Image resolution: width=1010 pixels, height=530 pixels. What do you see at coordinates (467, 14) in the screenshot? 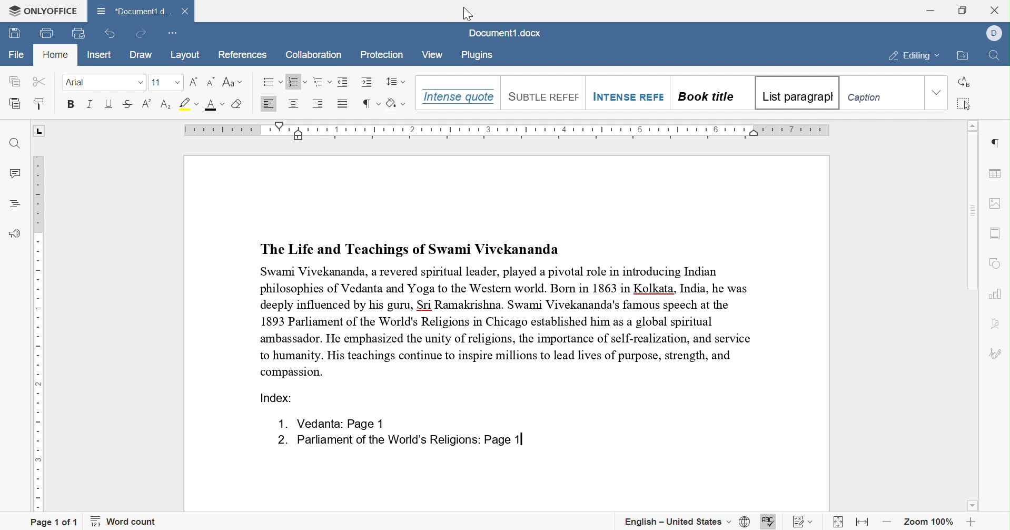
I see `cursor` at bounding box center [467, 14].